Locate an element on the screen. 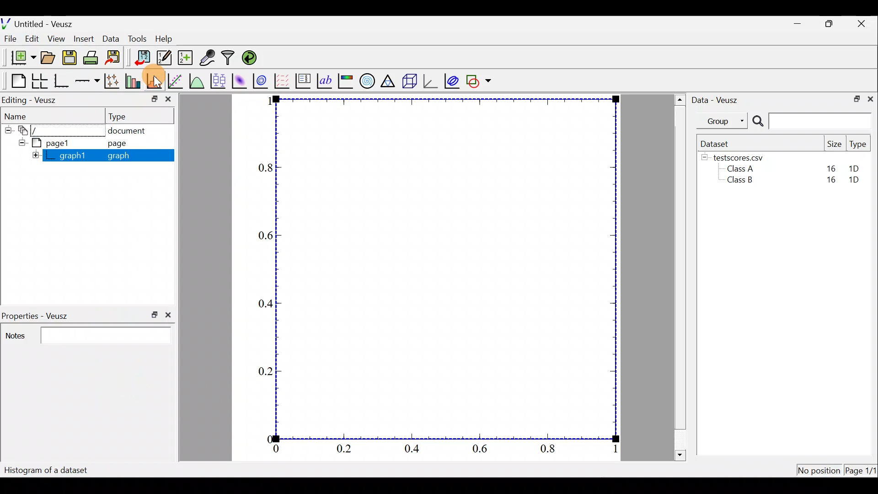 This screenshot has width=878, height=494. Capture remote data is located at coordinates (209, 58).